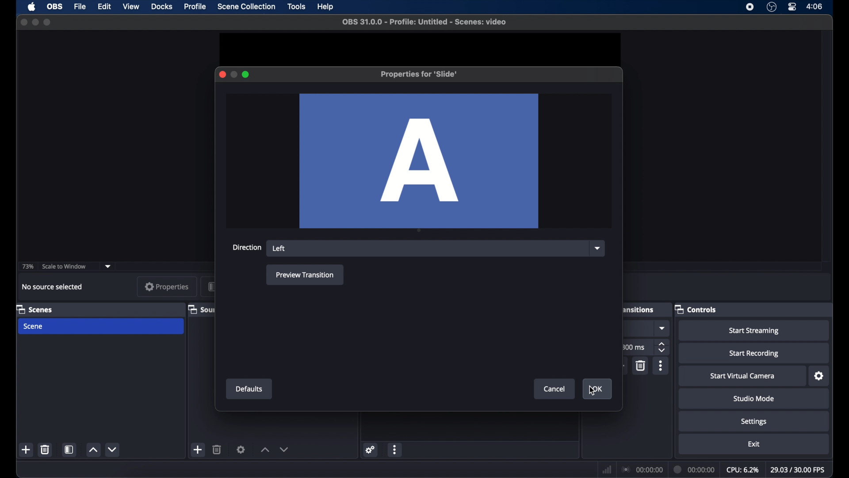 This screenshot has height=478, width=849. What do you see at coordinates (754, 354) in the screenshot?
I see `start recording` at bounding box center [754, 354].